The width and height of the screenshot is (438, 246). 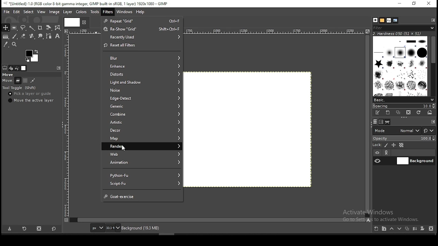 I want to click on tool toggle, so click(x=20, y=88).